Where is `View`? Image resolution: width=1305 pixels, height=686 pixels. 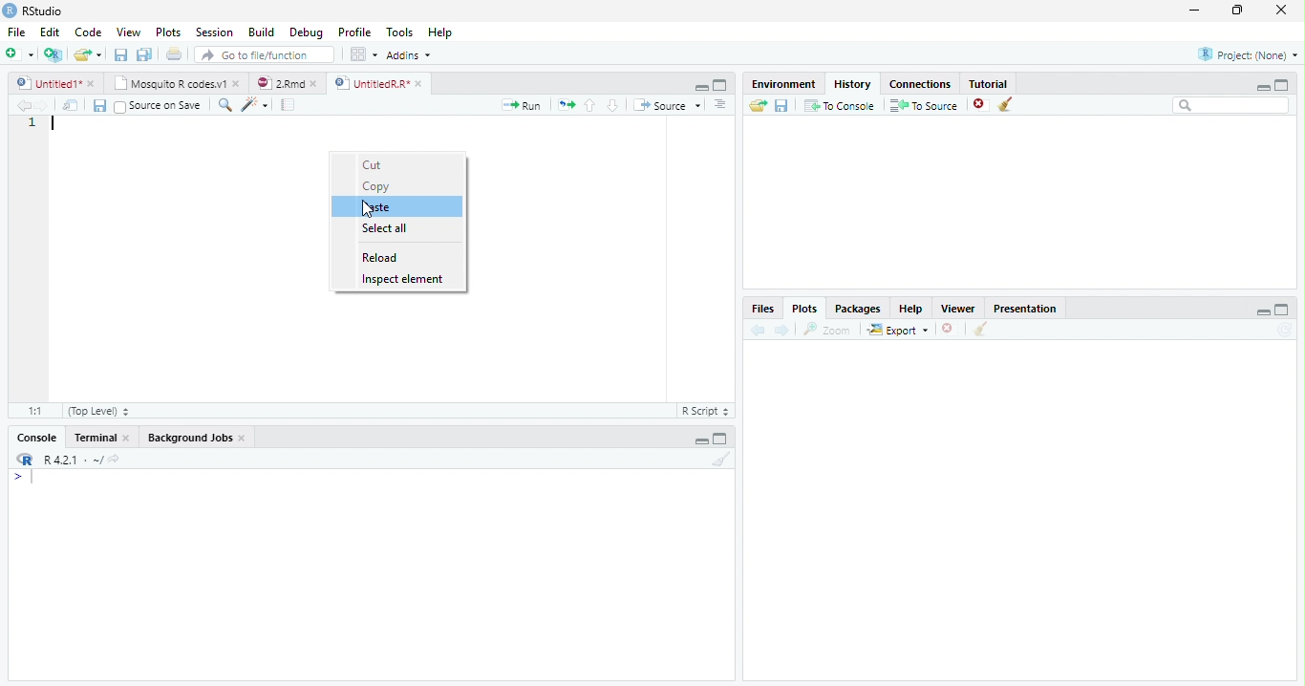
View is located at coordinates (127, 32).